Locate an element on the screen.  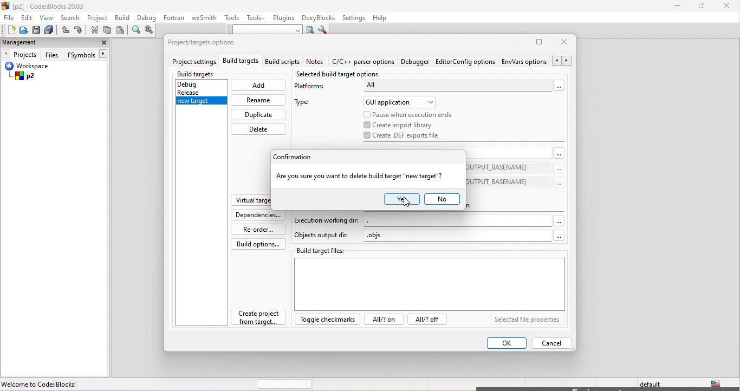
search is located at coordinates (70, 17).